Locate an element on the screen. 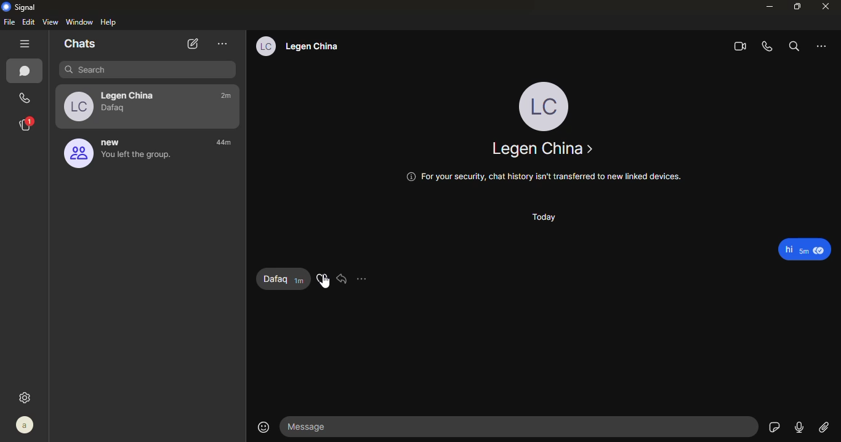  search is located at coordinates (149, 71).